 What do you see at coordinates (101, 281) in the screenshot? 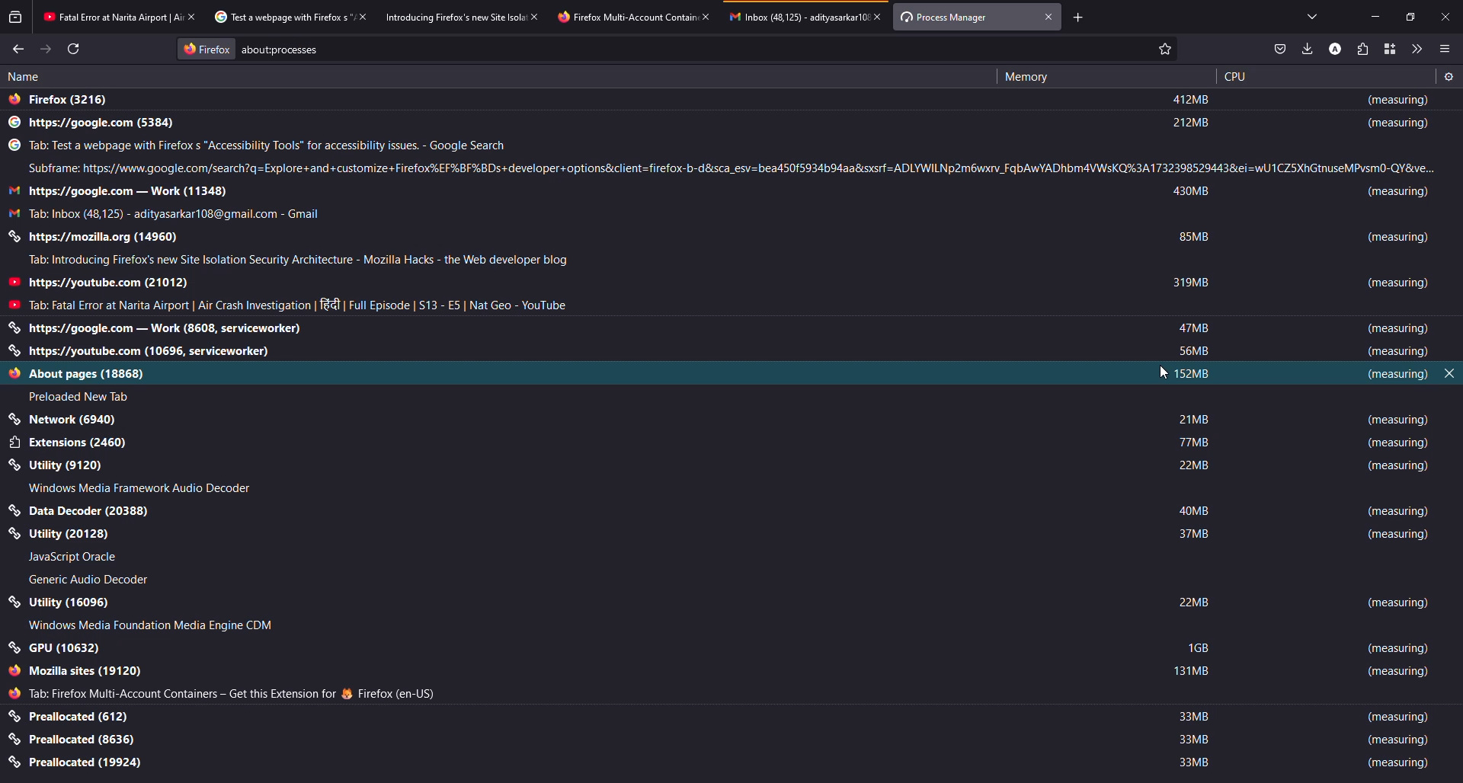
I see `https://youtube.com (21012)` at bounding box center [101, 281].